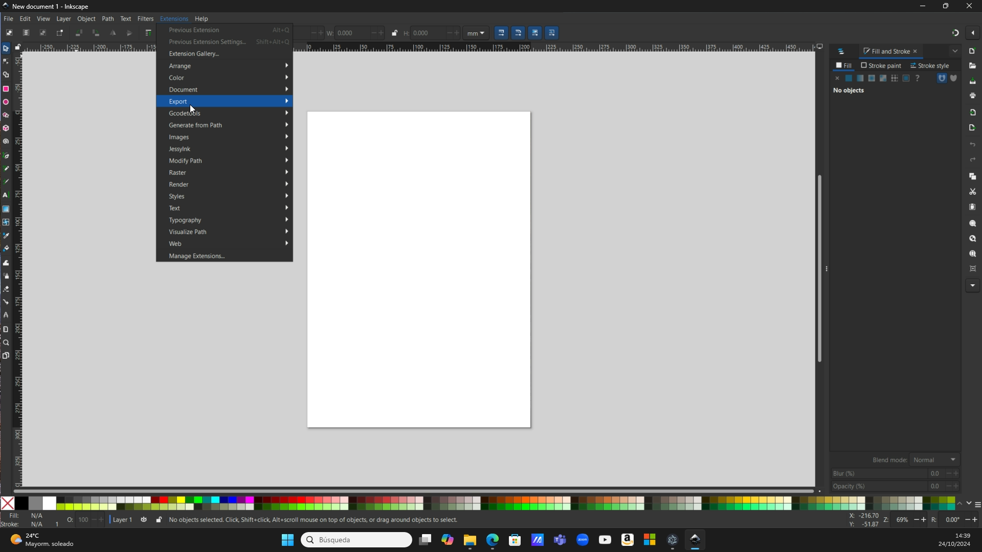 Image resolution: width=982 pixels, height=552 pixels. Describe the element at coordinates (229, 232) in the screenshot. I see `Visualize Path` at that location.